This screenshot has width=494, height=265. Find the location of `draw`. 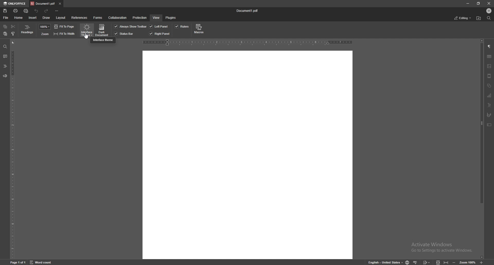

draw is located at coordinates (46, 18).